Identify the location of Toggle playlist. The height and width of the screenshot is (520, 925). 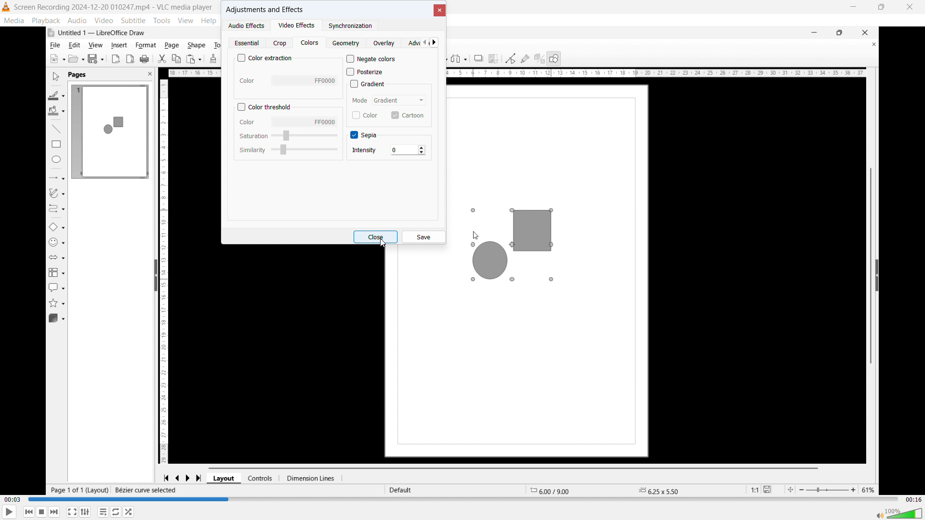
(103, 512).